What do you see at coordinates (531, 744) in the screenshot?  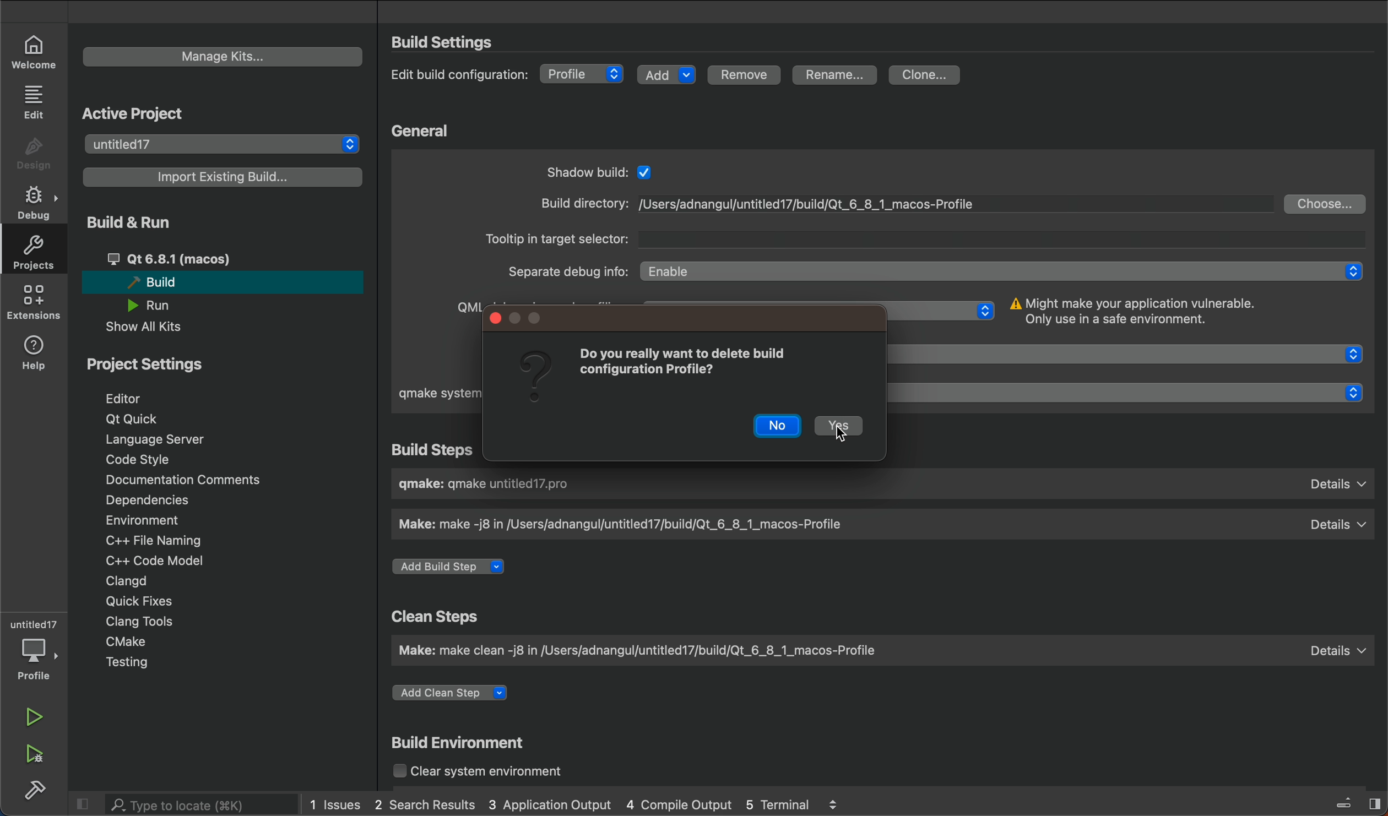 I see `build environment ` at bounding box center [531, 744].